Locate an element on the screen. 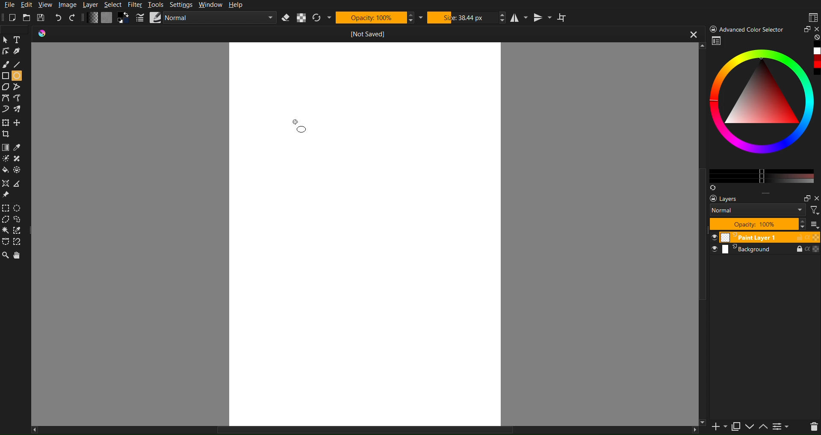  none is located at coordinates (815, 38).